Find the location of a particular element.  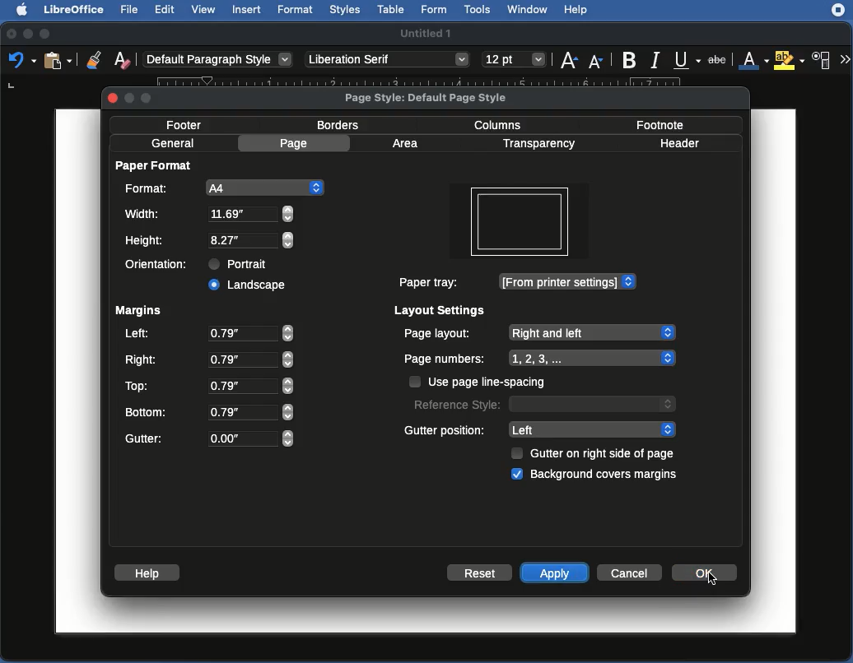

size is located at coordinates (513, 59).